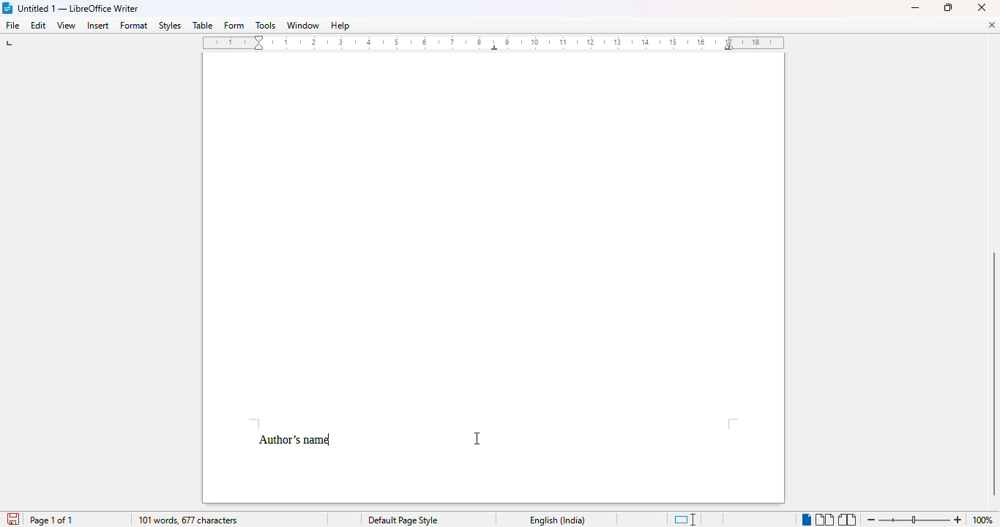 Image resolution: width=1000 pixels, height=527 pixels. What do you see at coordinates (303, 25) in the screenshot?
I see `window` at bounding box center [303, 25].